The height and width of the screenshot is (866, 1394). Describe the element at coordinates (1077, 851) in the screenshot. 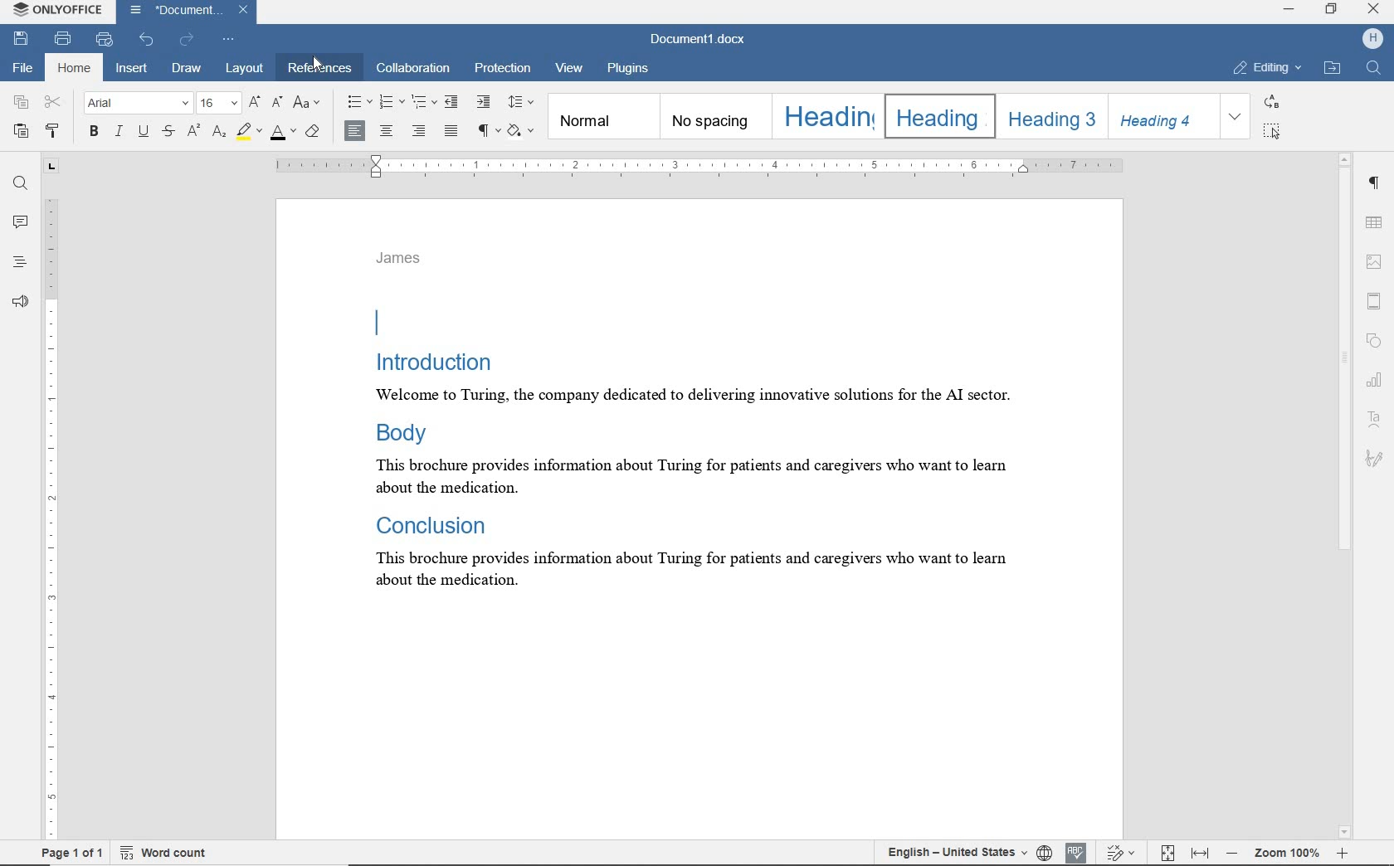

I see `spell check` at that location.